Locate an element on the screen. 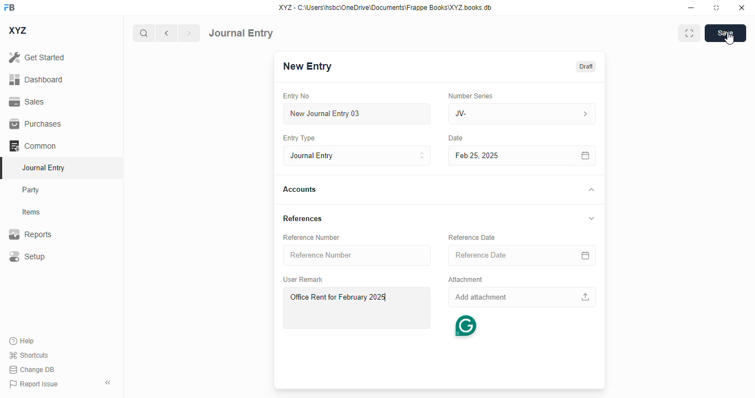 This screenshot has height=398, width=755. report issue is located at coordinates (34, 384).